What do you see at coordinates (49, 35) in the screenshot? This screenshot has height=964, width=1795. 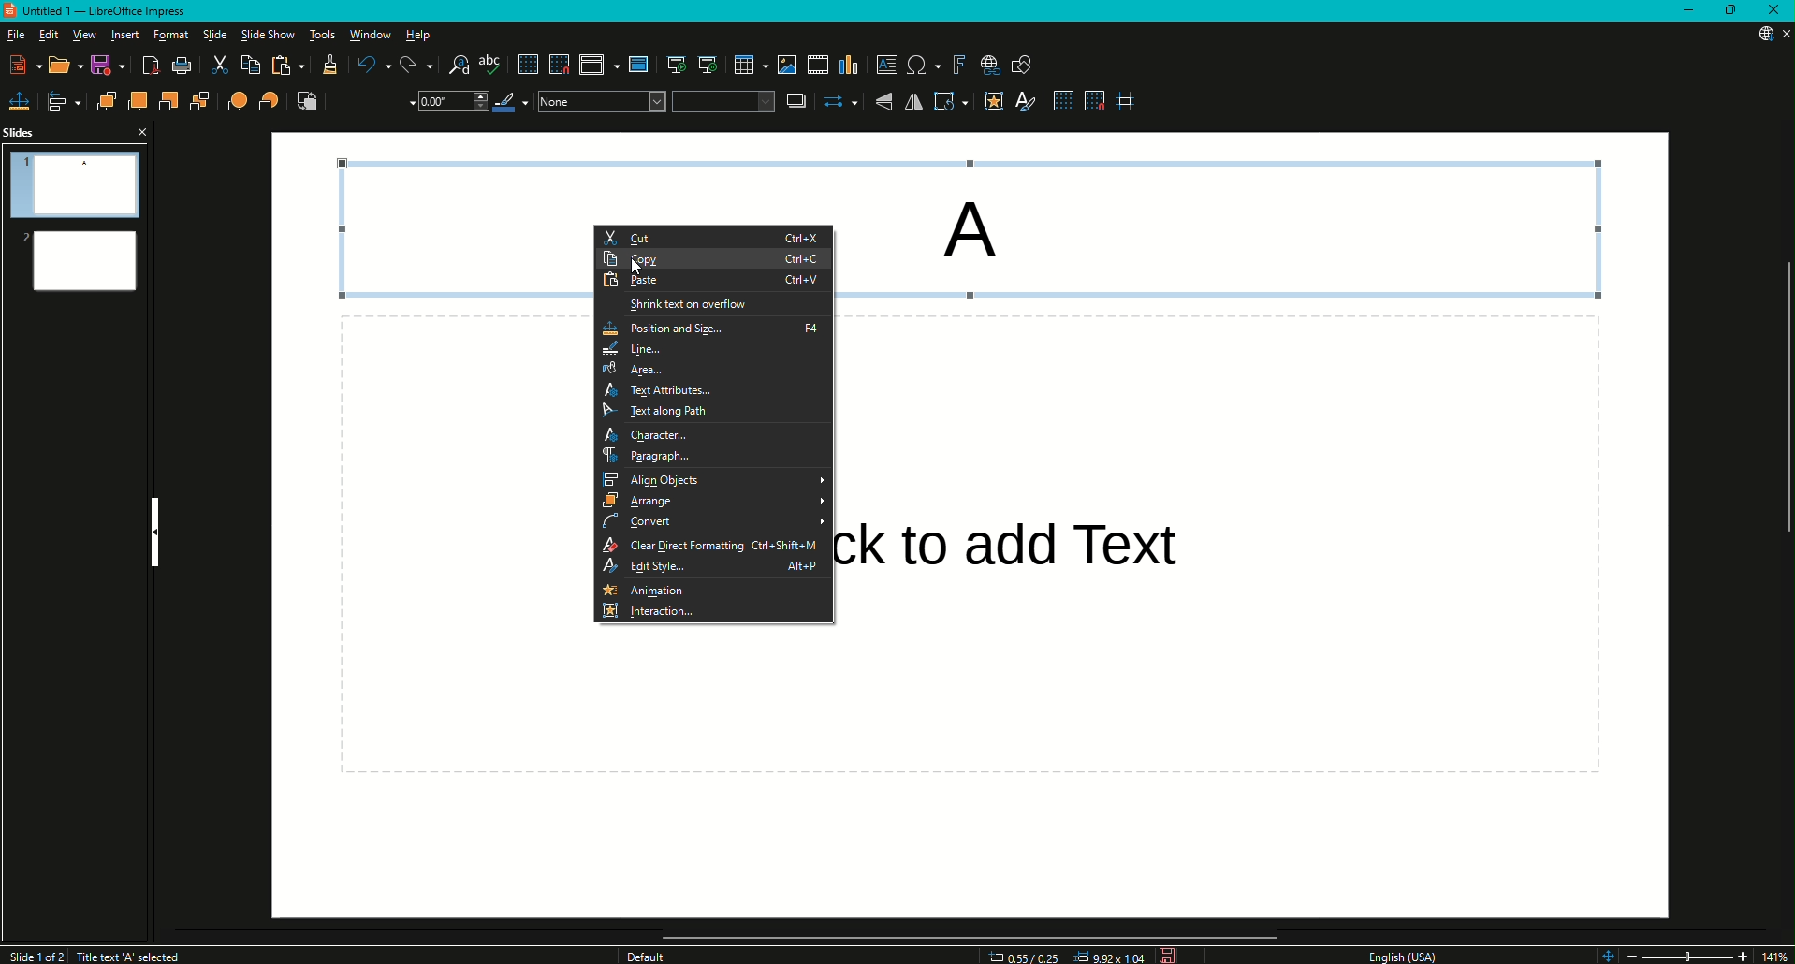 I see `Edit` at bounding box center [49, 35].